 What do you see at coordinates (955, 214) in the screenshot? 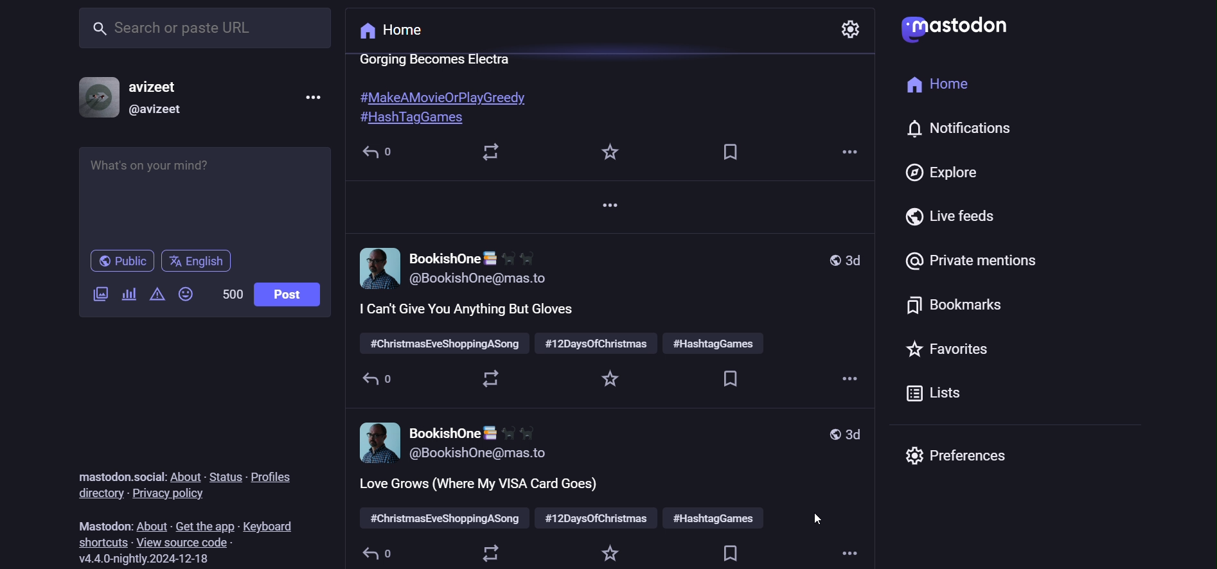
I see `live feed` at bounding box center [955, 214].